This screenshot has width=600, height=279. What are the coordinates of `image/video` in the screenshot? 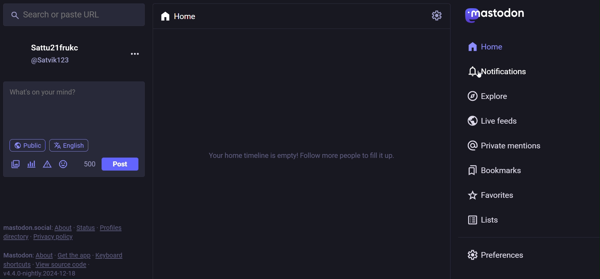 It's located at (15, 165).